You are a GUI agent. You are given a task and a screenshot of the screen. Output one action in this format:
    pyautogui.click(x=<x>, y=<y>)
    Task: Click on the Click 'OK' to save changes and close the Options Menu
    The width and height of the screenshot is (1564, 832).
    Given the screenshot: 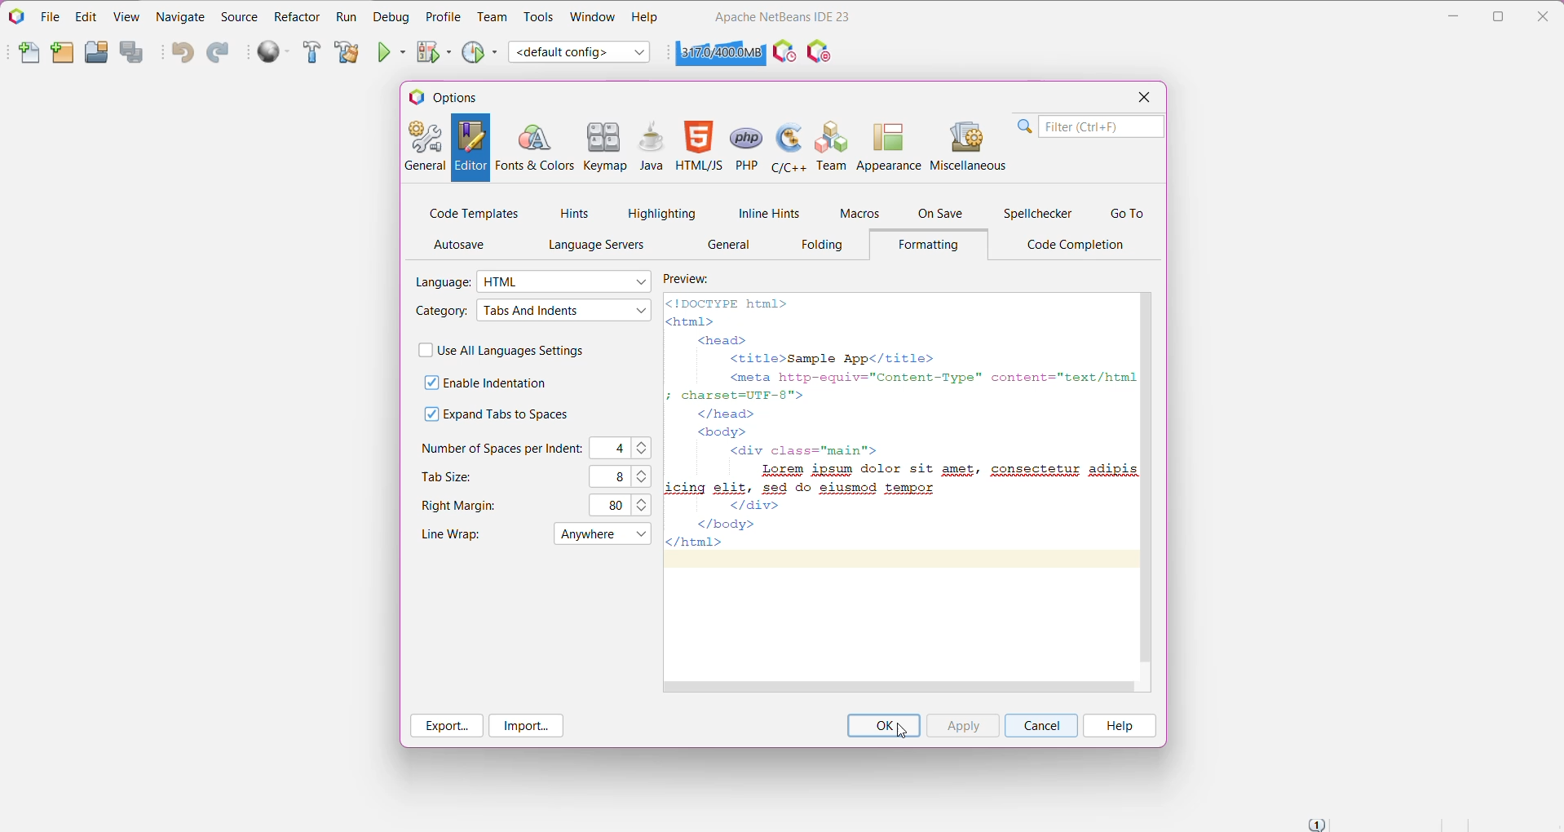 What is the action you would take?
    pyautogui.click(x=883, y=725)
    